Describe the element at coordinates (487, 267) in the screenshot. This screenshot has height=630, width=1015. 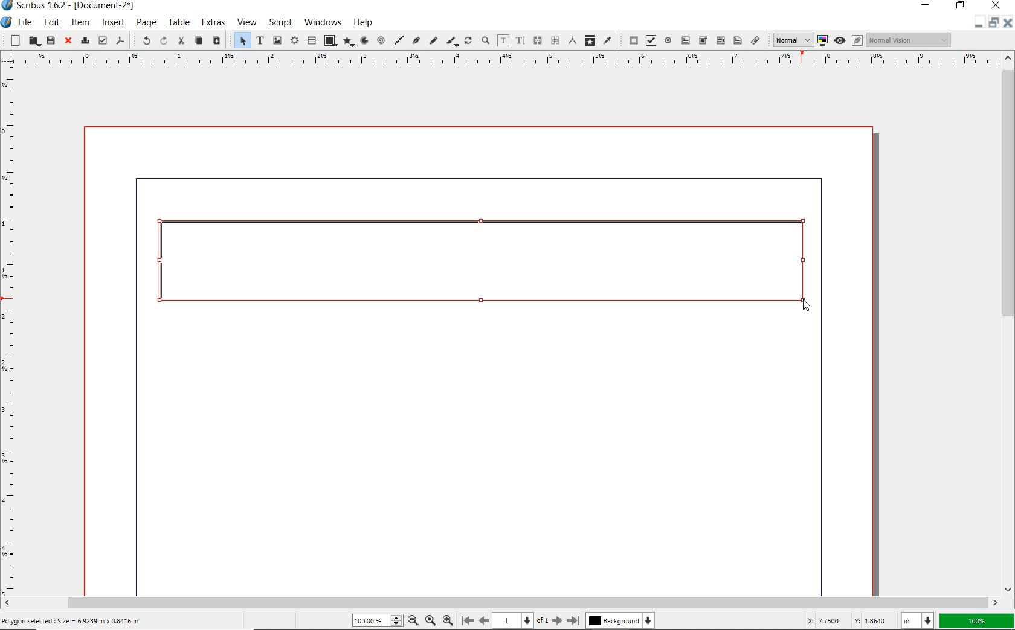
I see `drawn rectangle` at that location.